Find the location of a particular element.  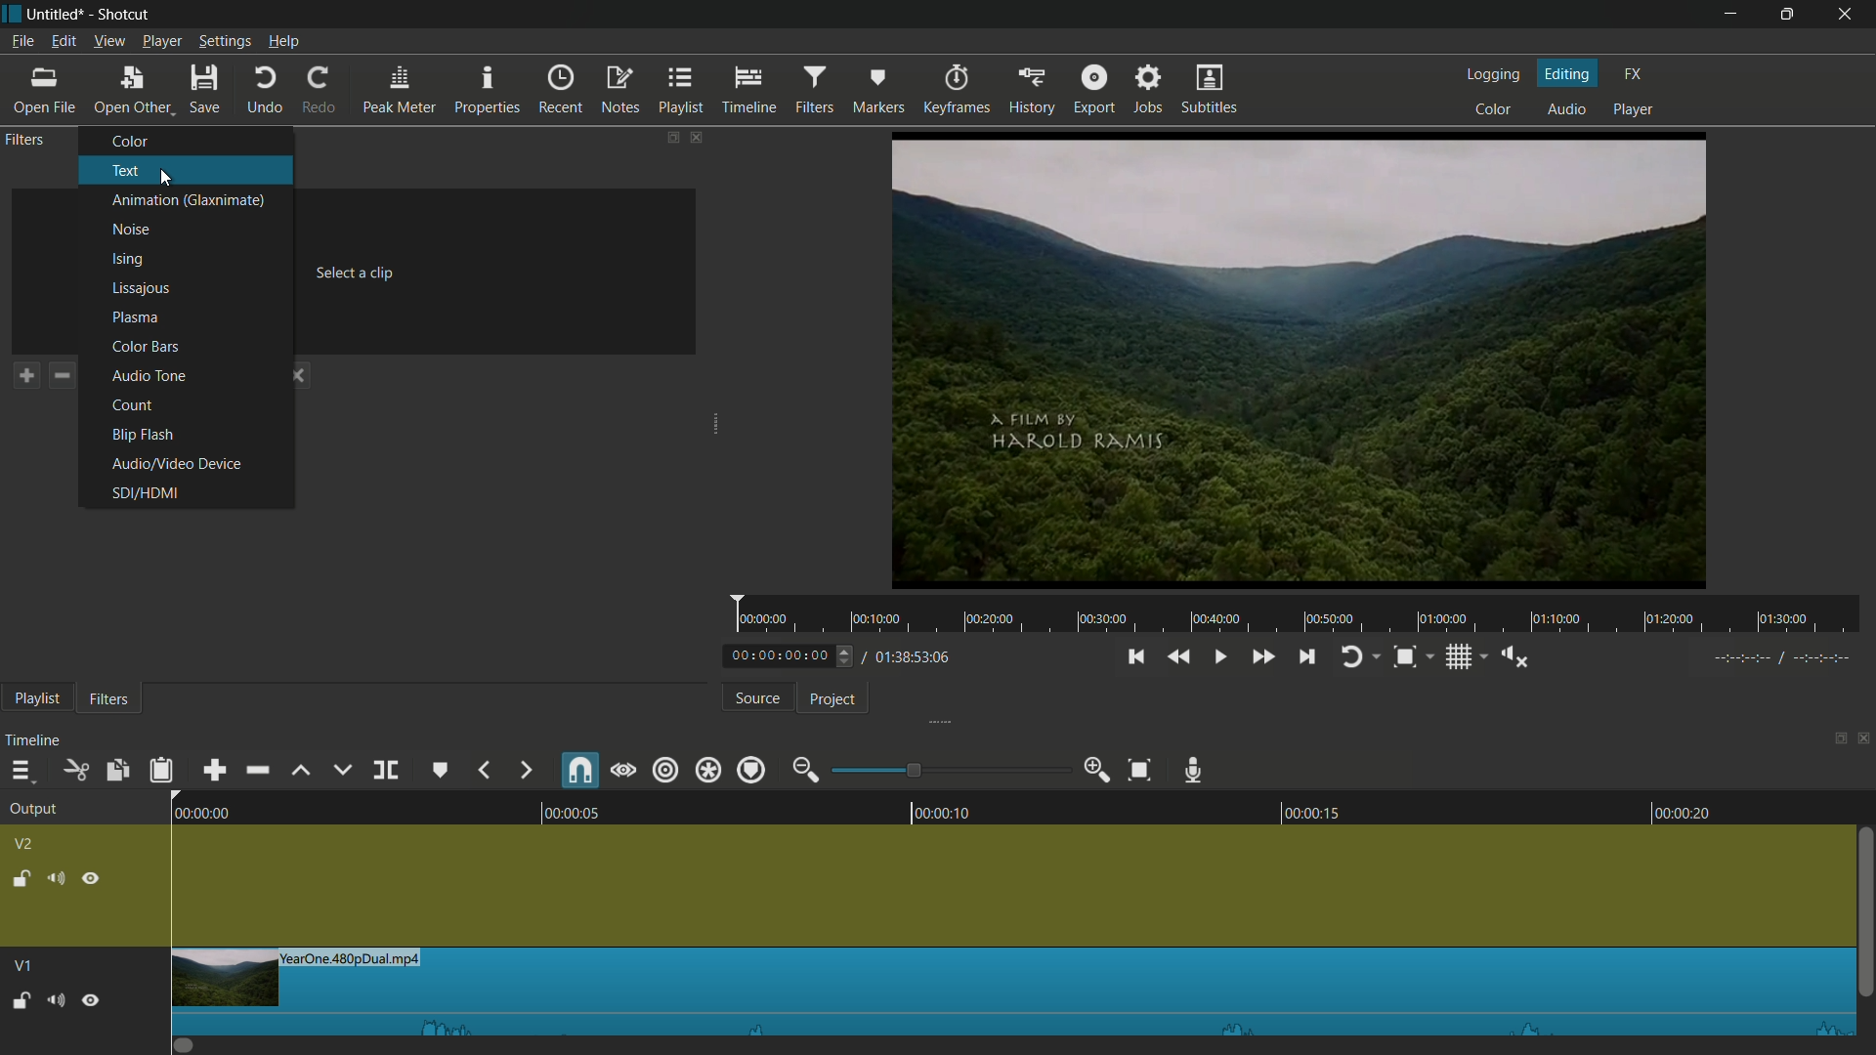

add a filter is located at coordinates (25, 375).